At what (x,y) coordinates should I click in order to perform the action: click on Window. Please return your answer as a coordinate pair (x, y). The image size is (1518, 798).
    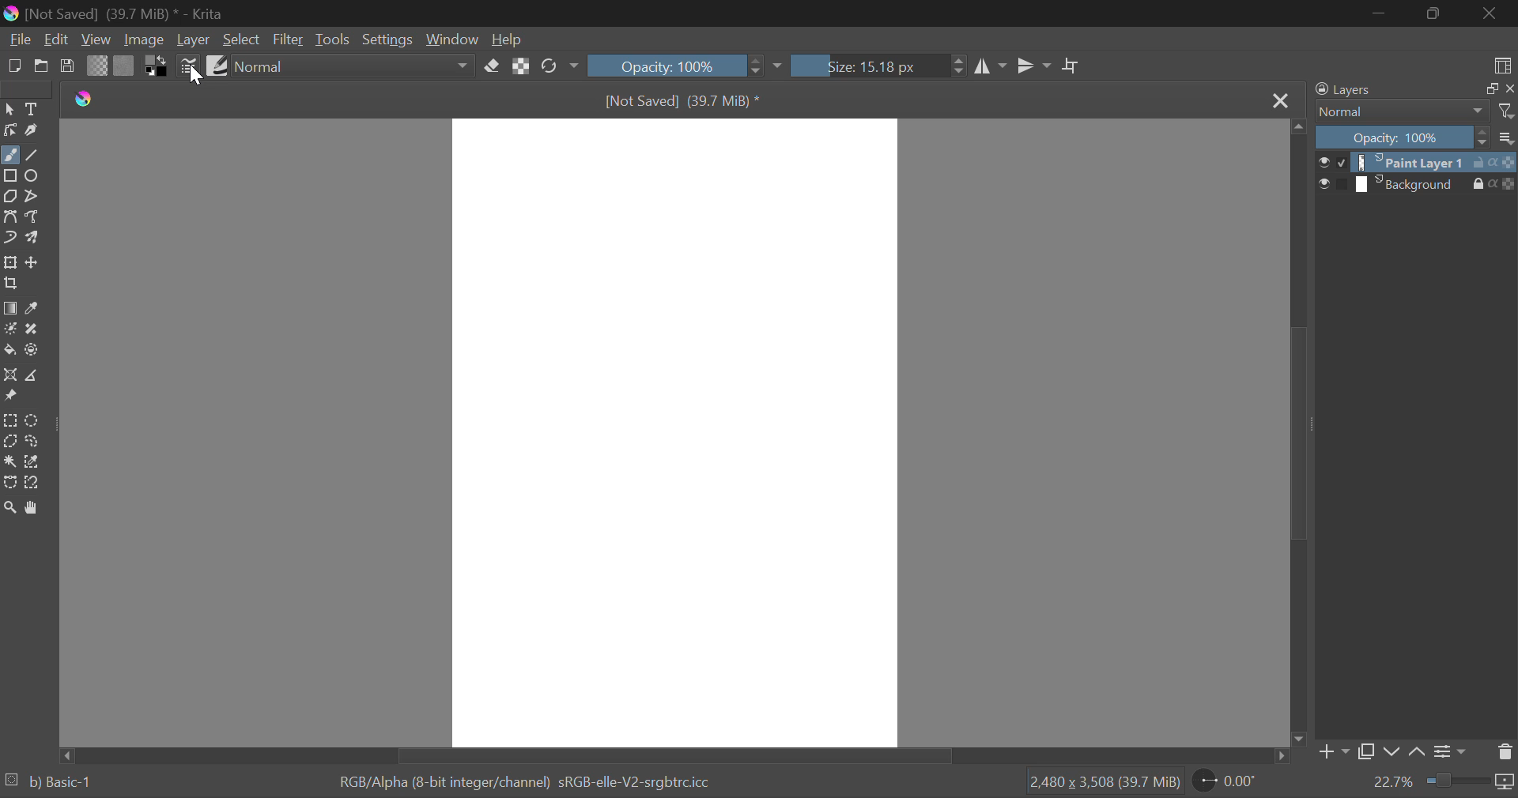
    Looking at the image, I should click on (452, 38).